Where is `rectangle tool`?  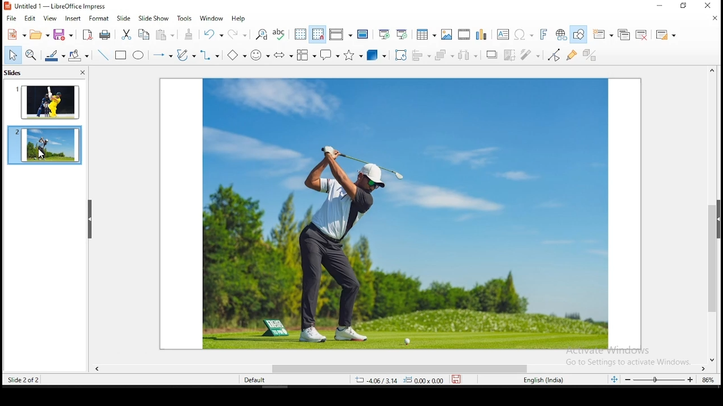
rectangle tool is located at coordinates (120, 56).